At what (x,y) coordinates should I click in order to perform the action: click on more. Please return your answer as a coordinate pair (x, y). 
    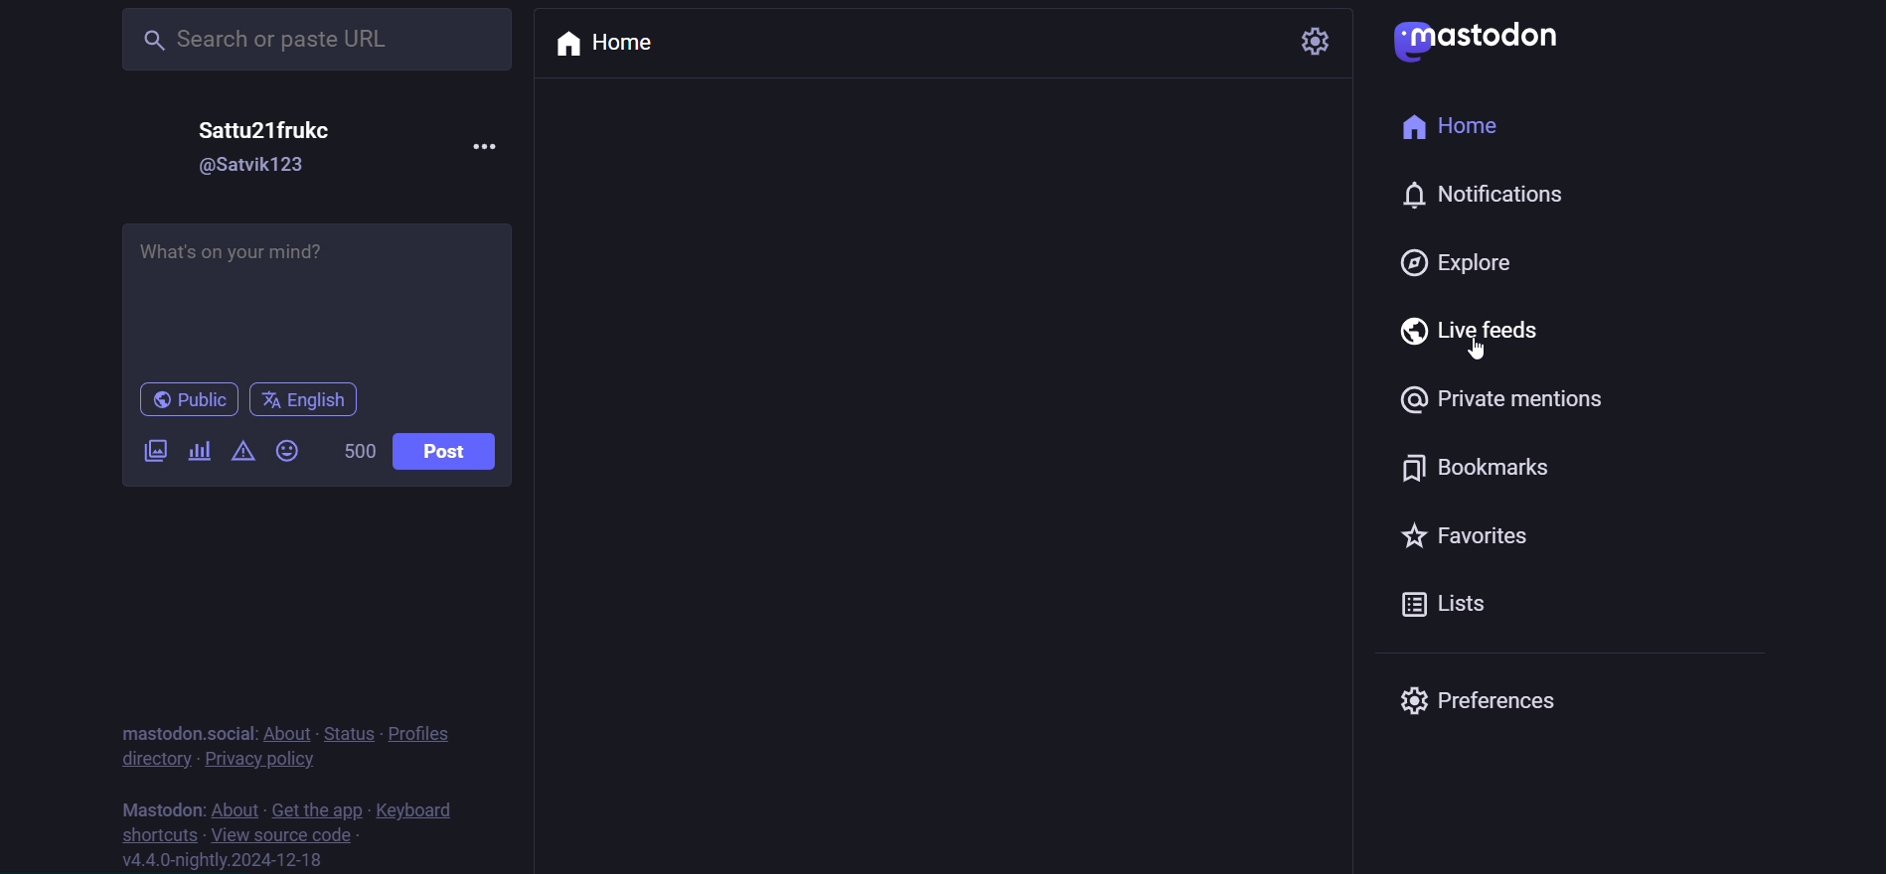
    Looking at the image, I should click on (489, 154).